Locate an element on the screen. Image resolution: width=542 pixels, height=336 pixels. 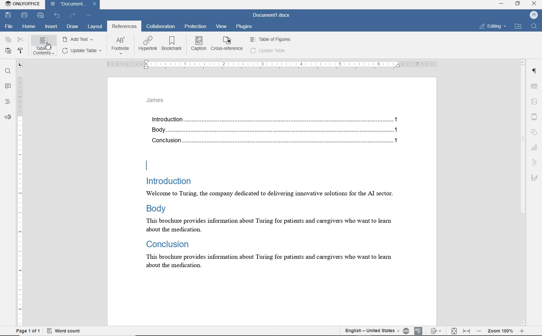
EDITING is located at coordinates (492, 27).